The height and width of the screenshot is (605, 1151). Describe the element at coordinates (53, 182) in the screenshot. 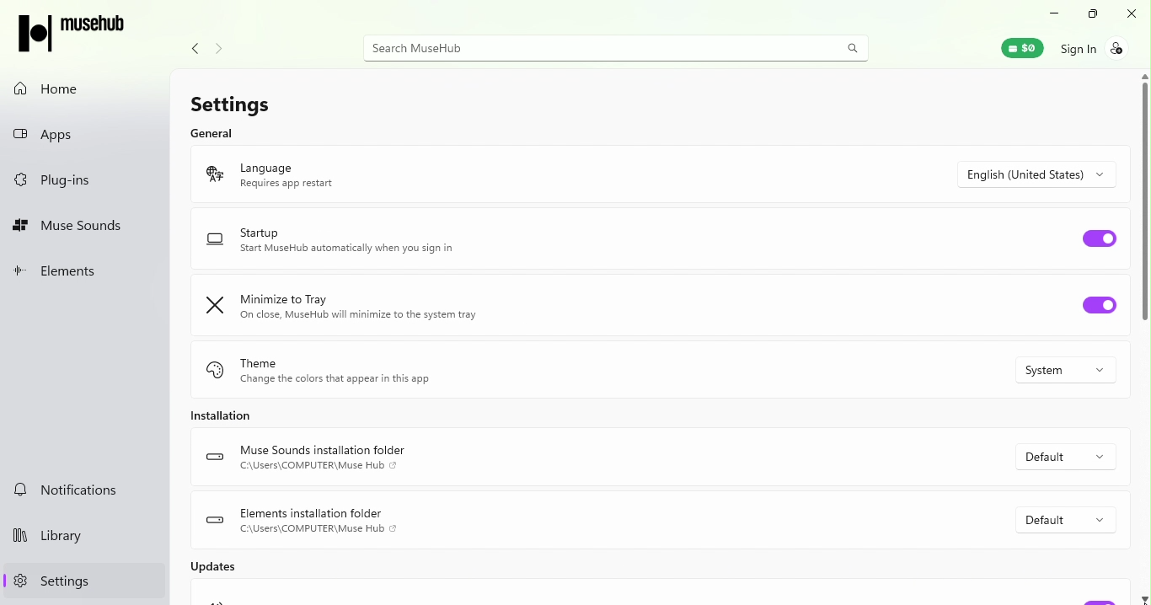

I see `Plug-ins` at that location.